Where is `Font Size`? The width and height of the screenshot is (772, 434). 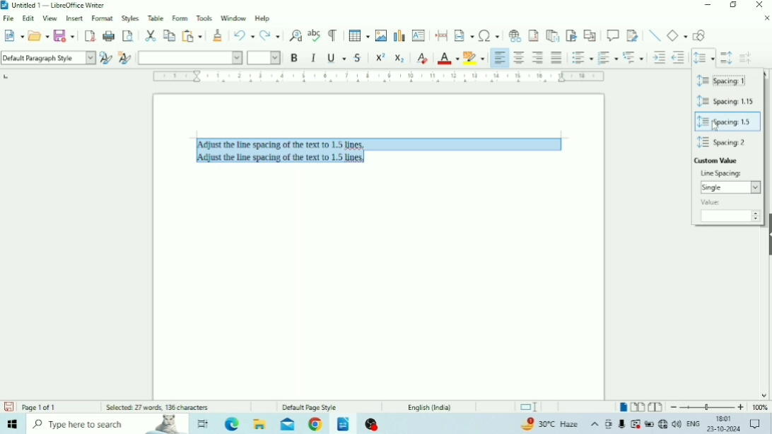 Font Size is located at coordinates (264, 57).